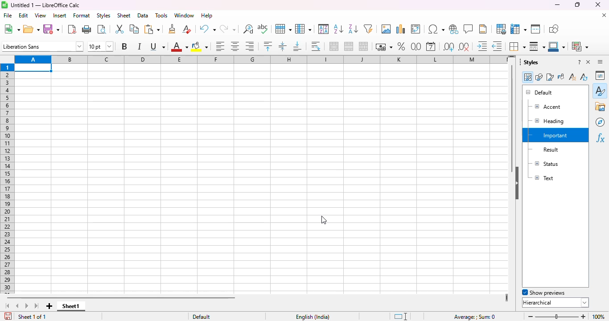  What do you see at coordinates (601, 75) in the screenshot?
I see `properties` at bounding box center [601, 75].